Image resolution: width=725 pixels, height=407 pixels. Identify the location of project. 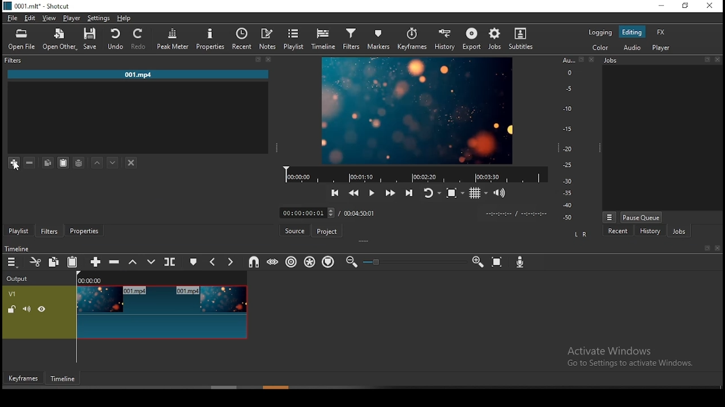
(327, 232).